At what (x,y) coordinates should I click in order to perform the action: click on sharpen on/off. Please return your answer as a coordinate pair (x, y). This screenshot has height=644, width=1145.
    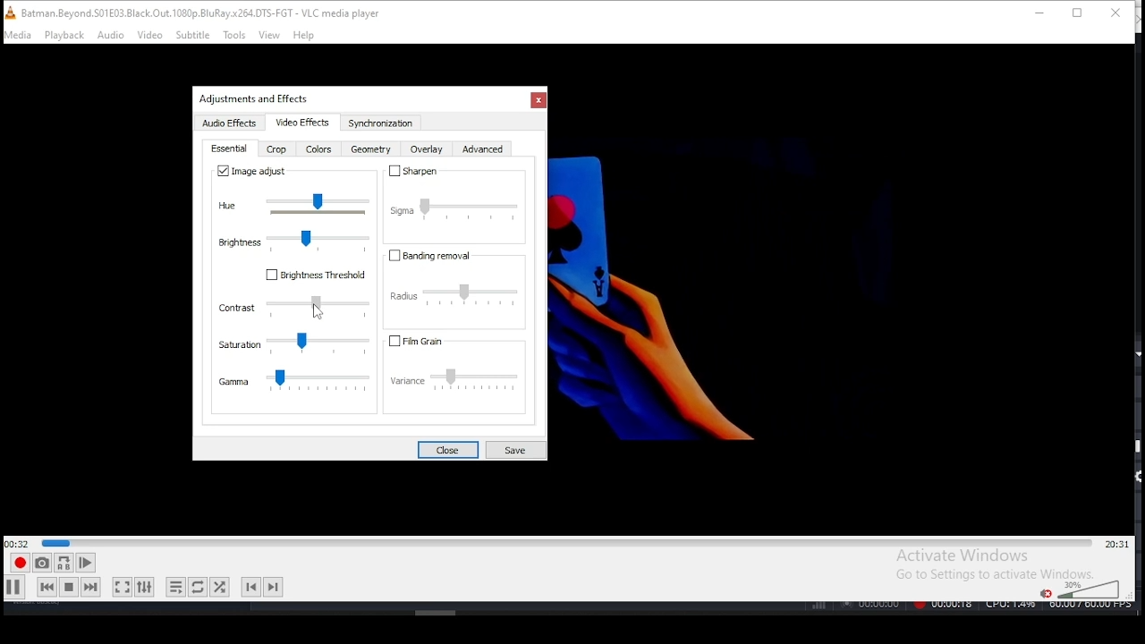
    Looking at the image, I should click on (411, 171).